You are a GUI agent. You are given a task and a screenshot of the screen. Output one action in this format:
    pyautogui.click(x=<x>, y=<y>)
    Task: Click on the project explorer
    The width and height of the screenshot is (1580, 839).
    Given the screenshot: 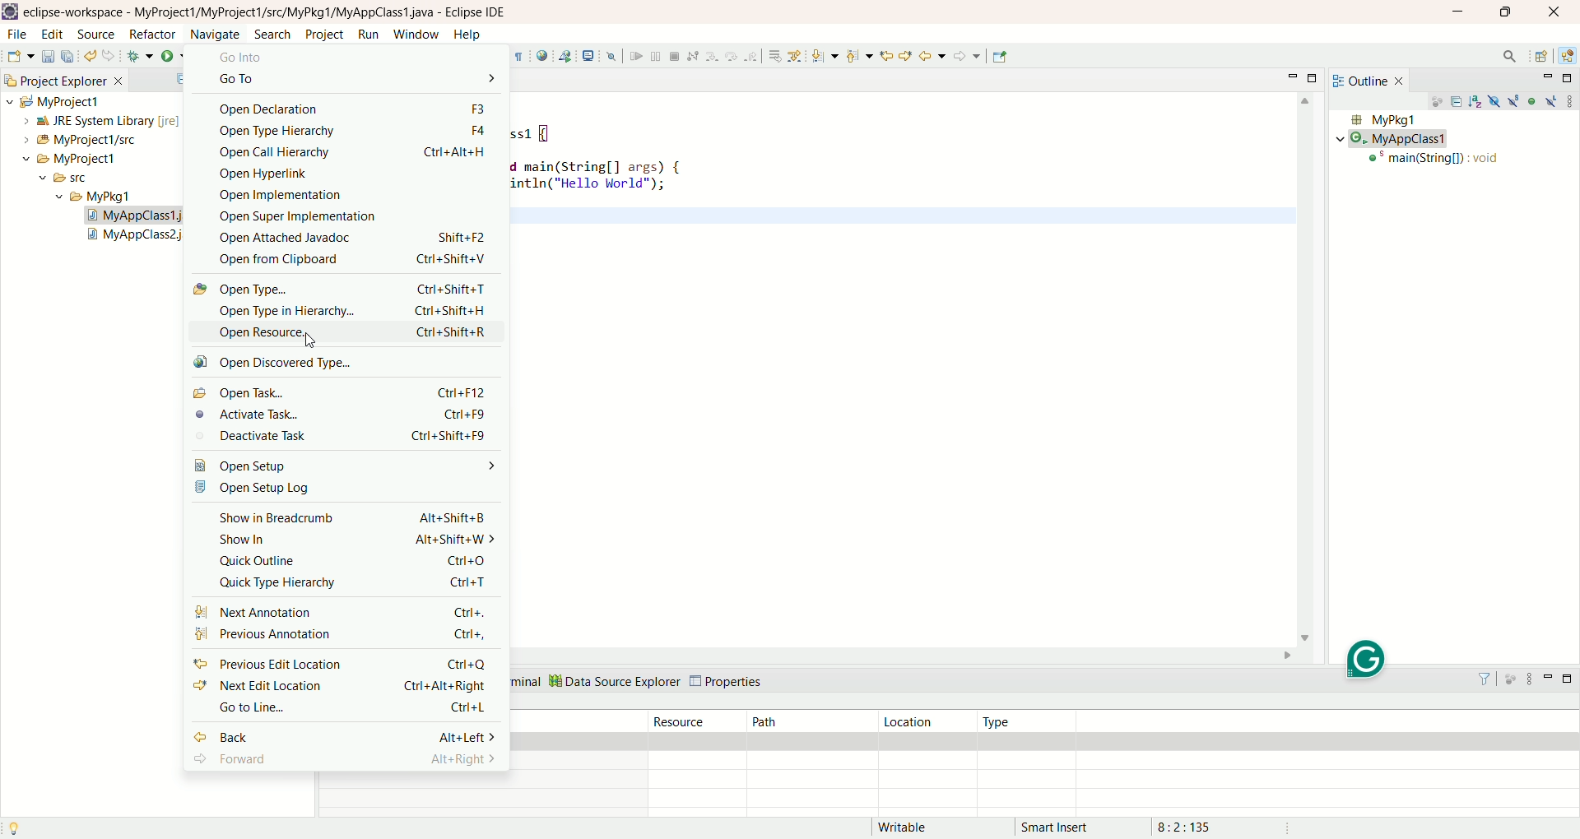 What is the action you would take?
    pyautogui.click(x=63, y=79)
    